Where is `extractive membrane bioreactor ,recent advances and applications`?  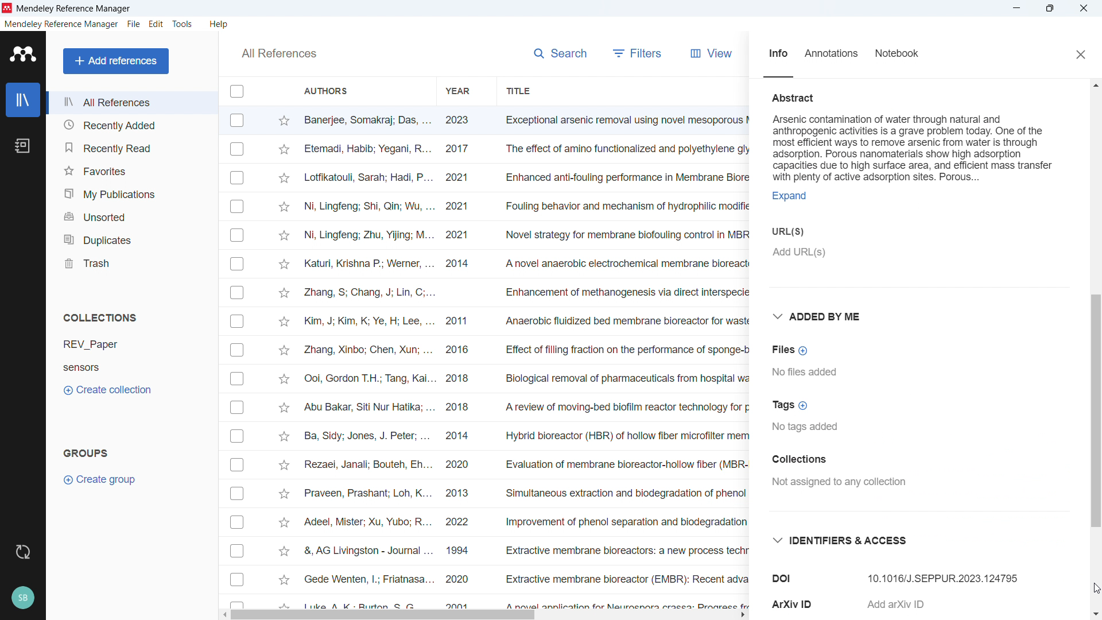 extractive membrane bioreactor ,recent advances and applications is located at coordinates (624, 580).